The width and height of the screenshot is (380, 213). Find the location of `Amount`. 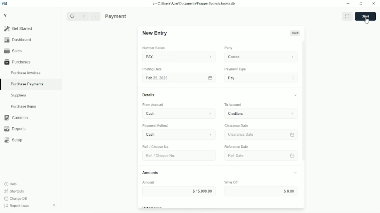

Amount is located at coordinates (151, 182).